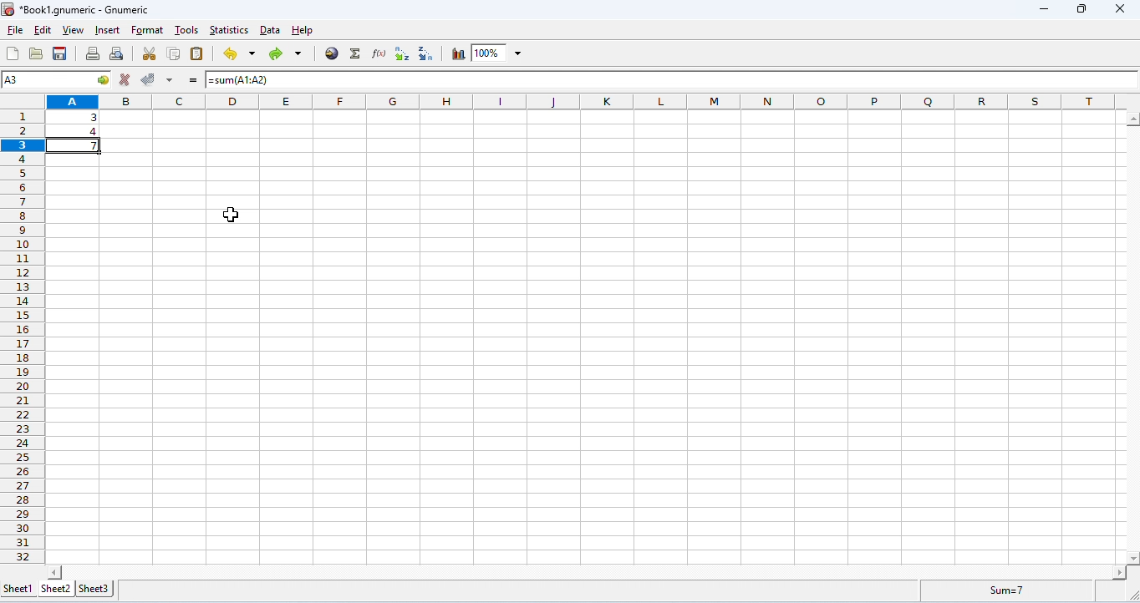 Image resolution: width=1140 pixels, height=603 pixels. Describe the element at coordinates (16, 30) in the screenshot. I see `file` at that location.